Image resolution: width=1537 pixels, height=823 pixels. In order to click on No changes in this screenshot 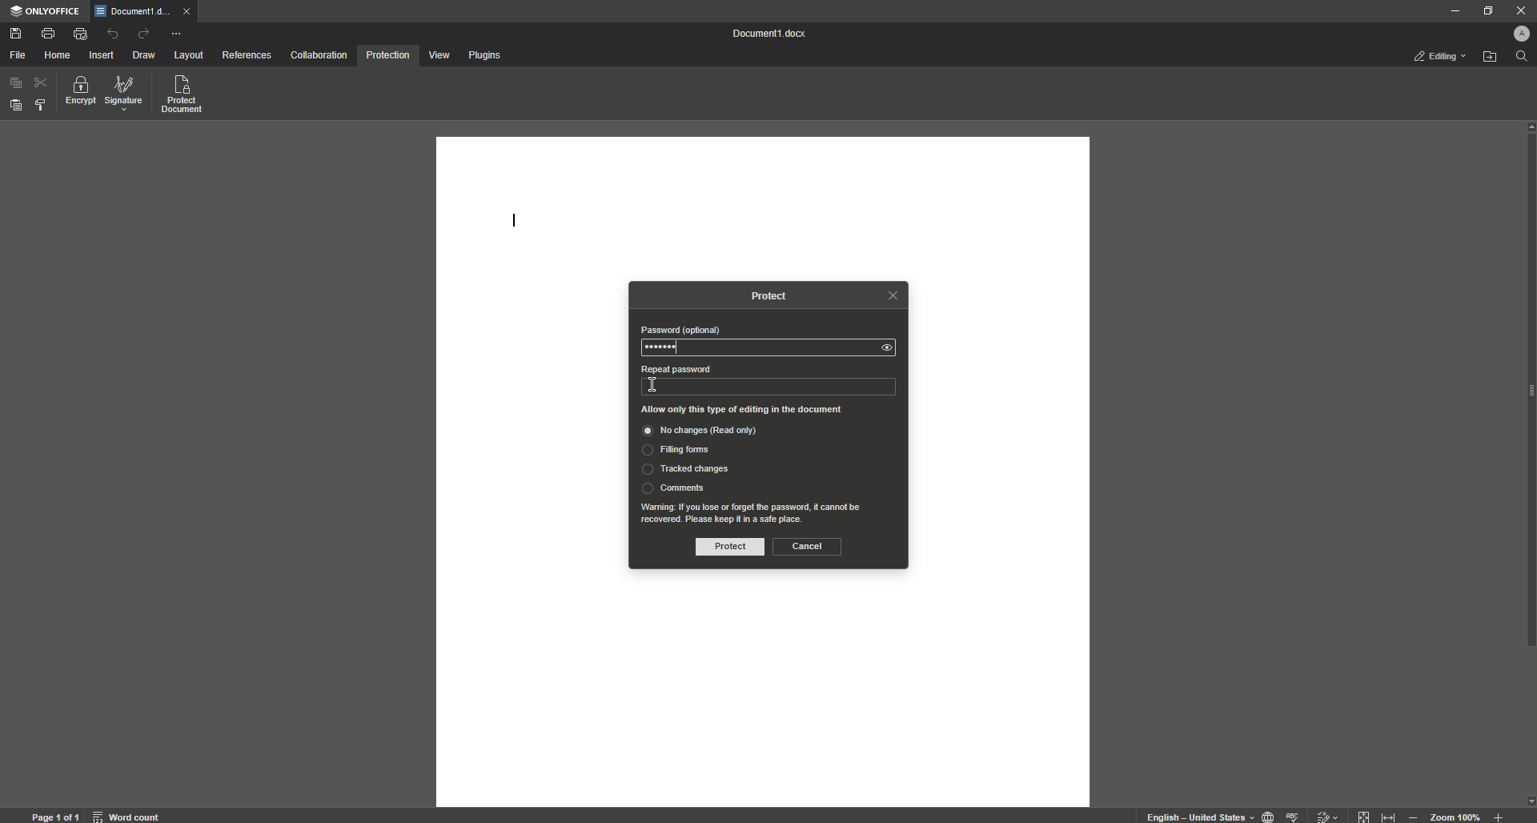, I will do `click(716, 432)`.